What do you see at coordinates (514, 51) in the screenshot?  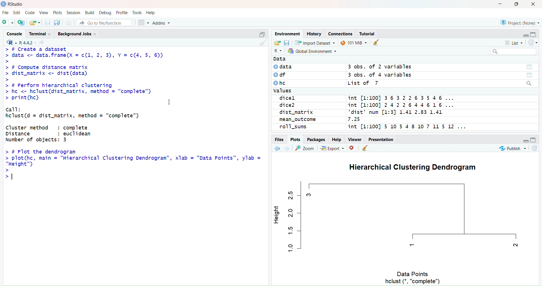 I see `Search bar` at bounding box center [514, 51].